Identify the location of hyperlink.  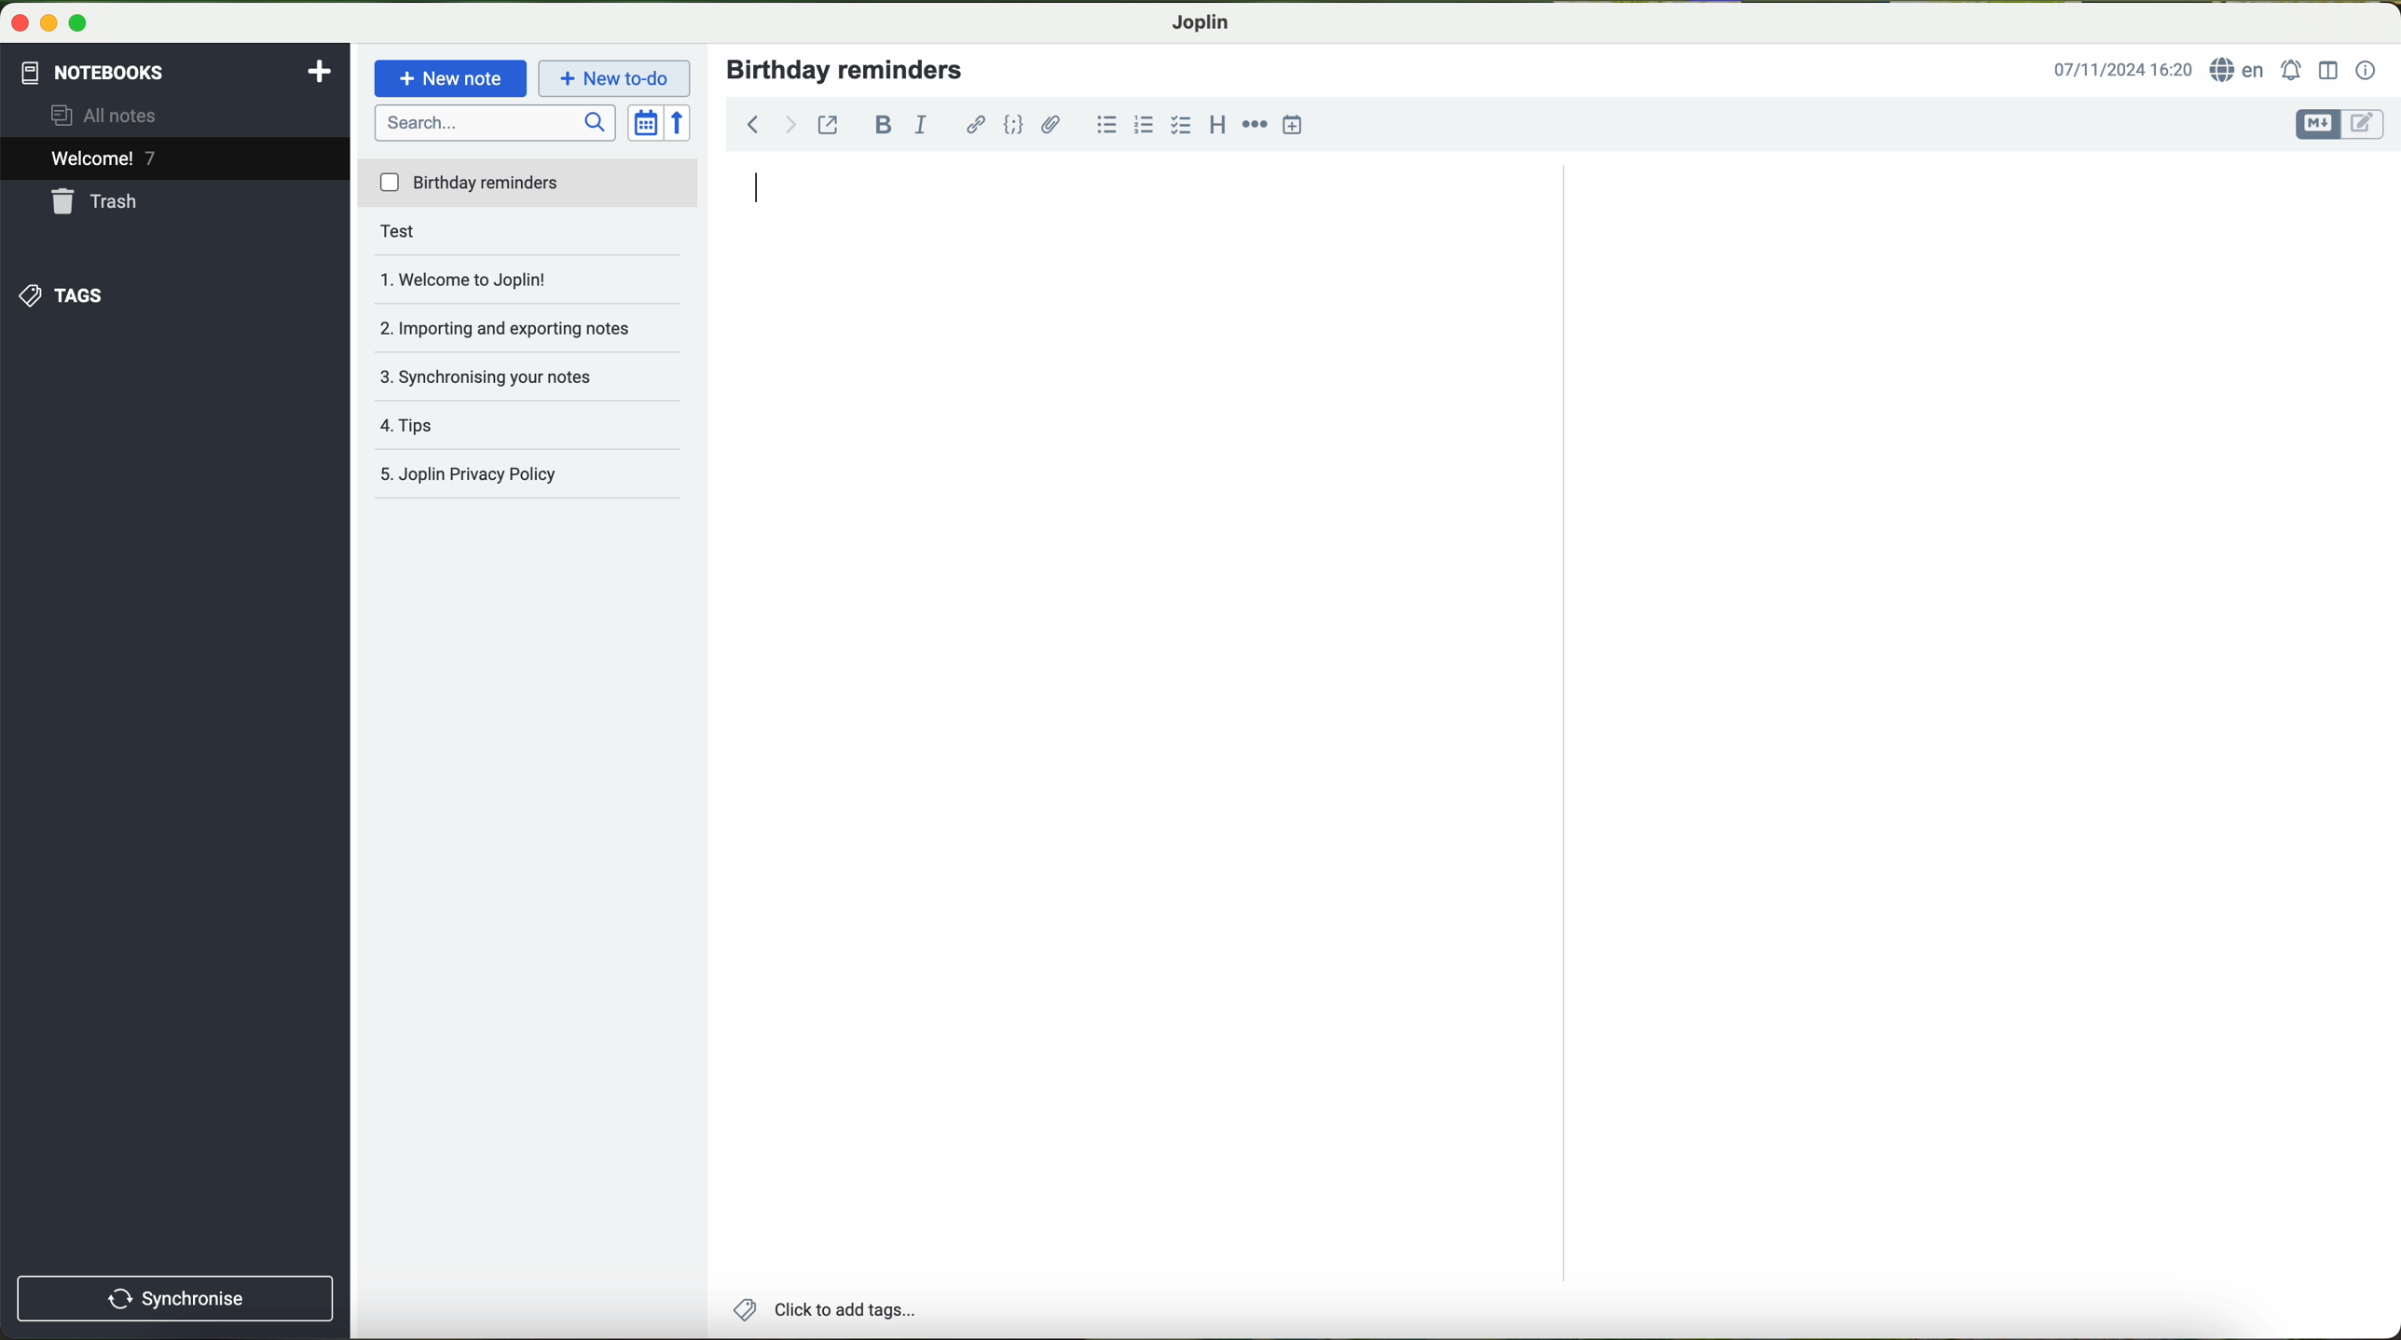
(971, 126).